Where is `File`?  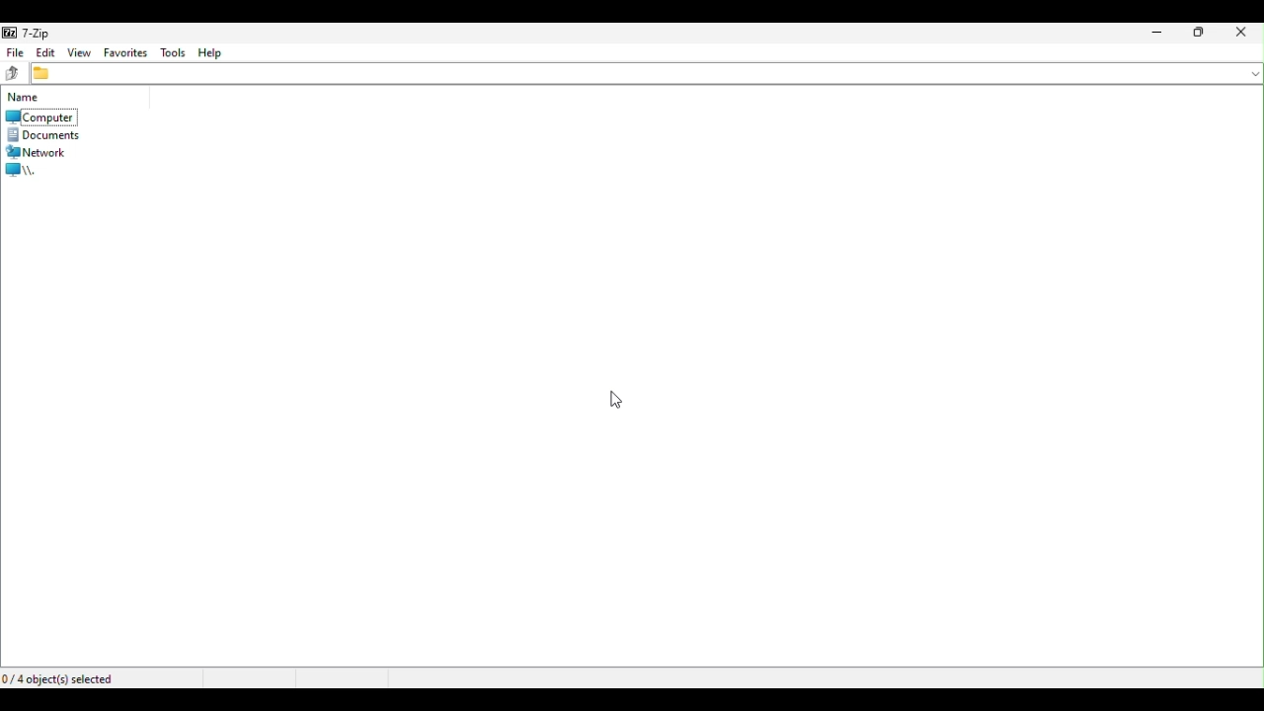 File is located at coordinates (12, 54).